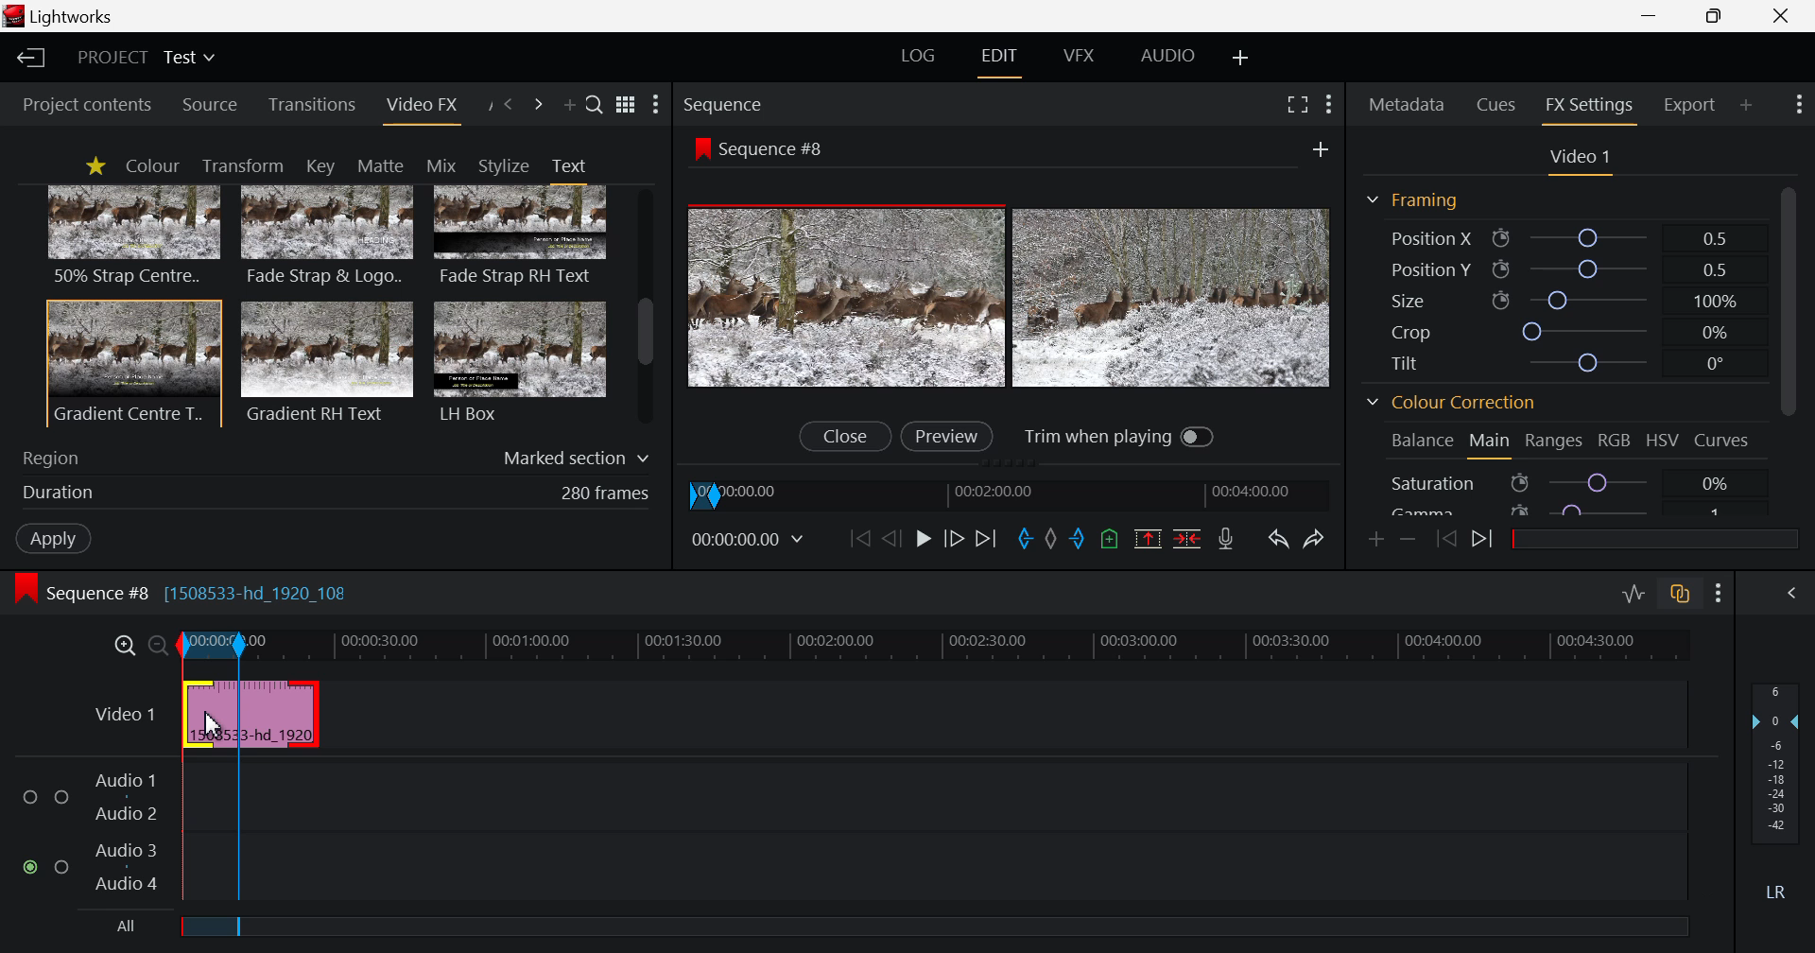 The width and height of the screenshot is (1815, 953). What do you see at coordinates (1558, 508) in the screenshot?
I see `Gamma` at bounding box center [1558, 508].